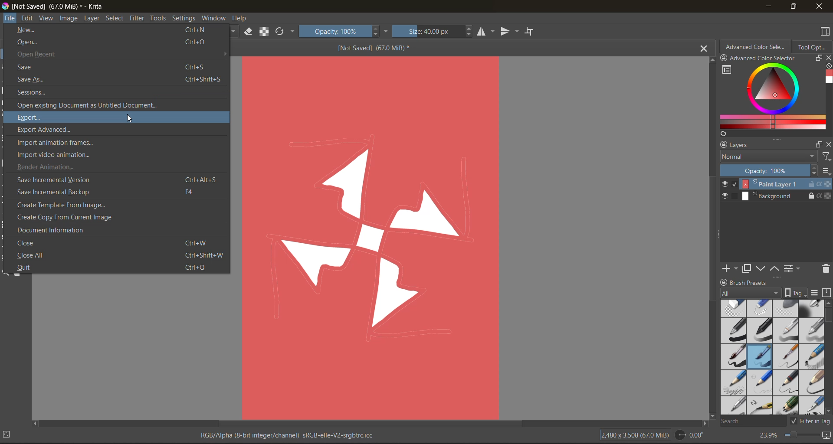 Image resolution: width=833 pixels, height=444 pixels. I want to click on size, so click(431, 32).